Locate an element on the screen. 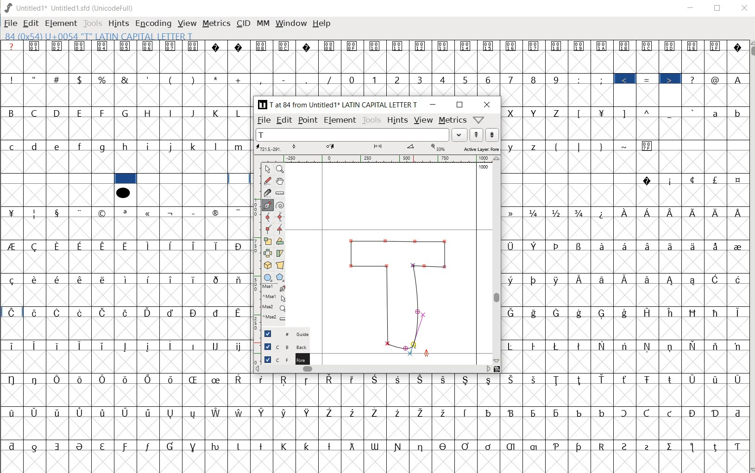 The image size is (755, 473). I is located at coordinates (172, 113).